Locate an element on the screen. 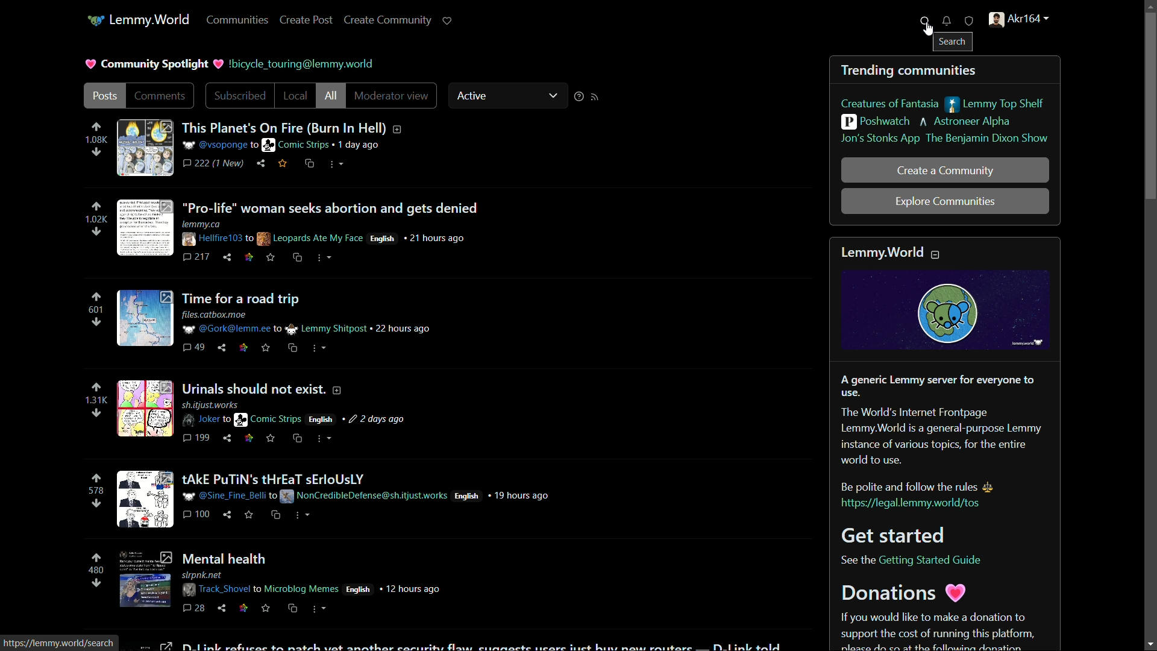 The height and width of the screenshot is (651, 1157). unread reports is located at coordinates (968, 21).